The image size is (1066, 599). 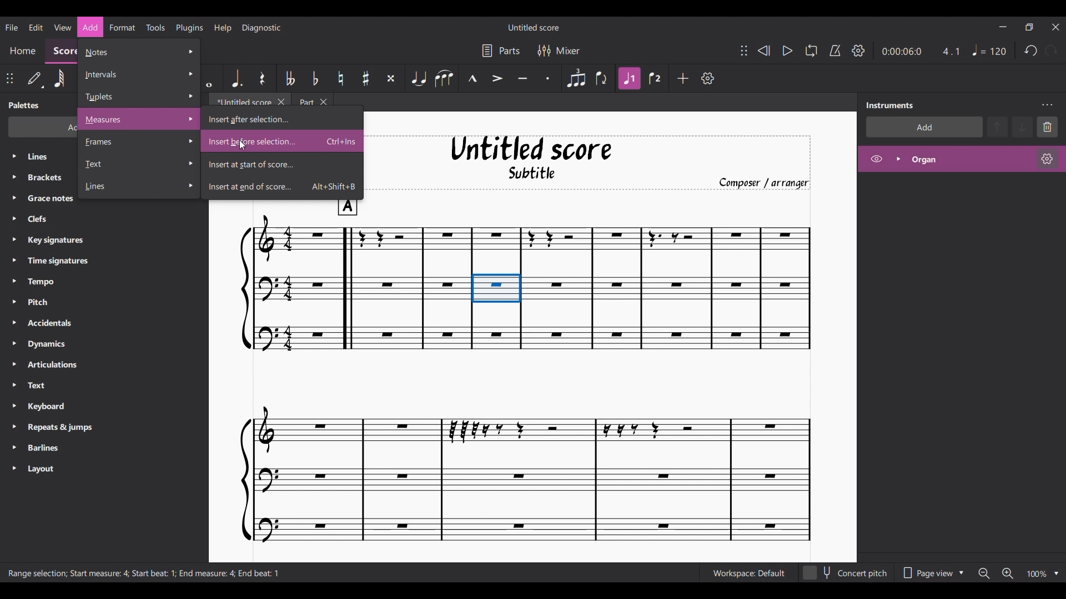 I want to click on Playback settings, so click(x=858, y=50).